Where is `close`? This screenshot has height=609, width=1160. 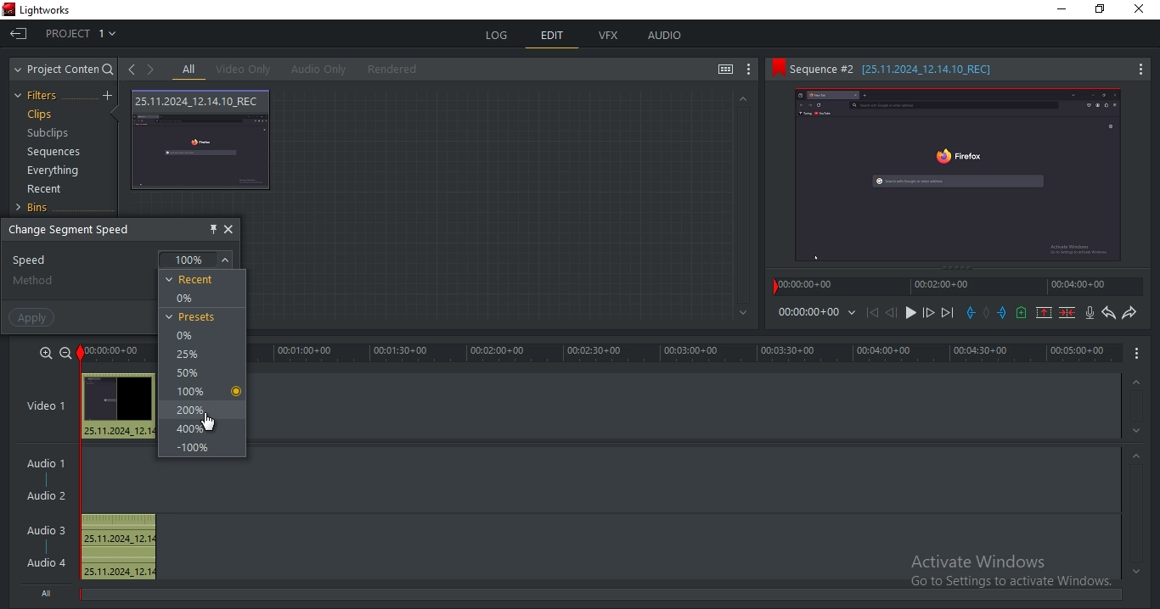
close is located at coordinates (229, 229).